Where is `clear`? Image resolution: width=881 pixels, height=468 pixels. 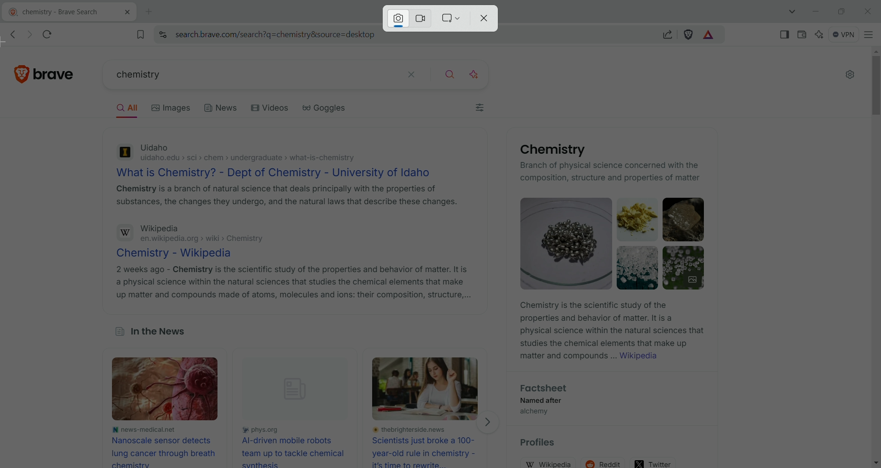 clear is located at coordinates (412, 73).